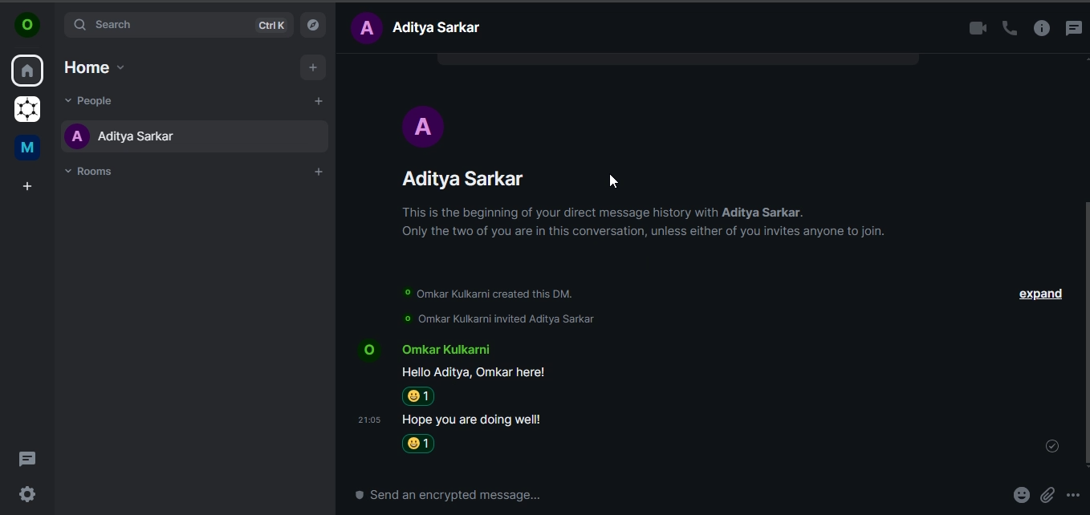 The width and height of the screenshot is (1090, 515). Describe the element at coordinates (179, 26) in the screenshot. I see `search` at that location.